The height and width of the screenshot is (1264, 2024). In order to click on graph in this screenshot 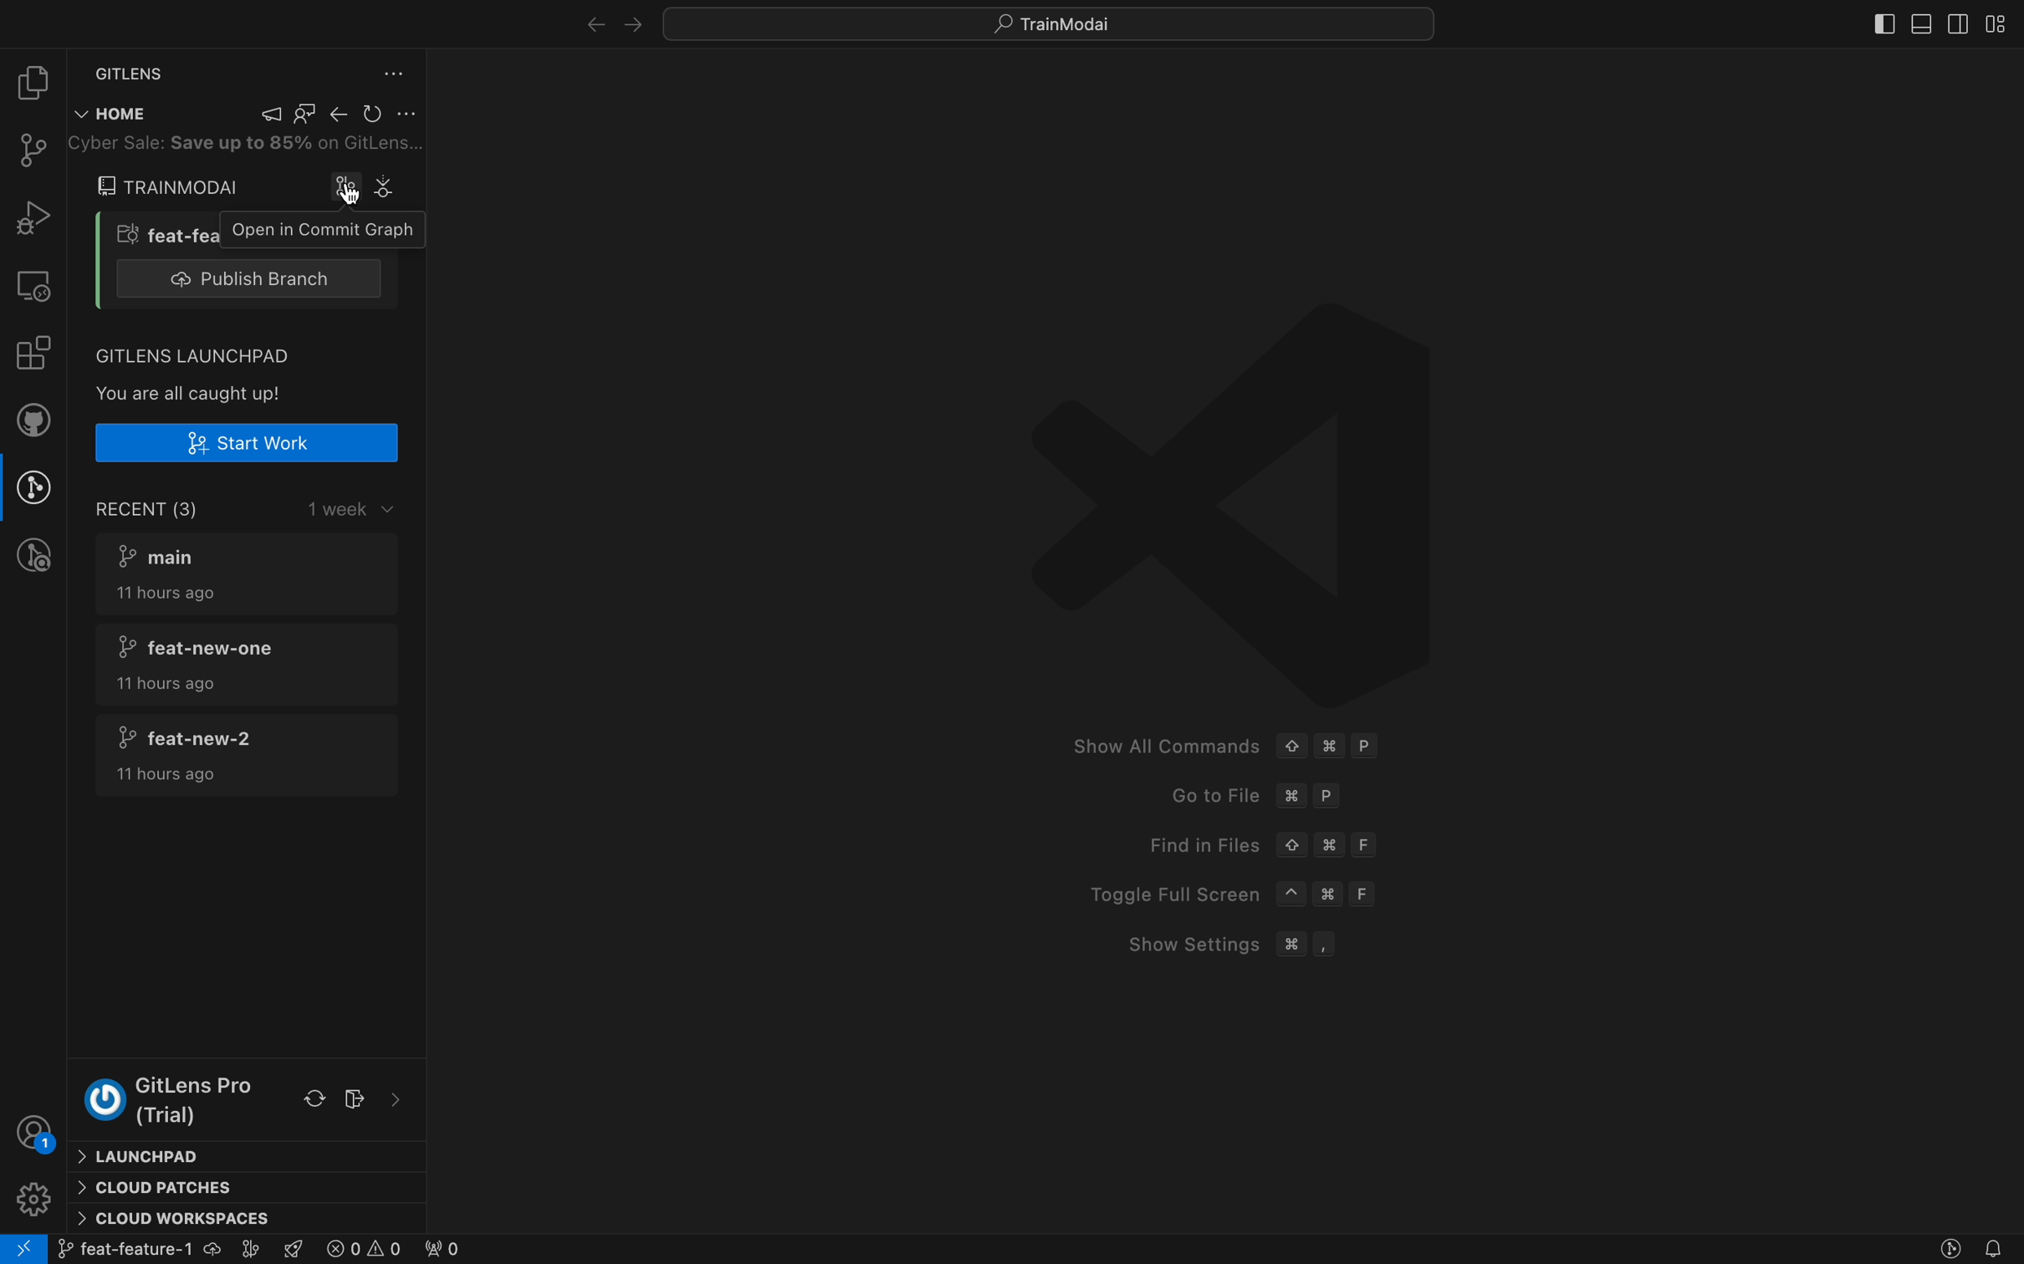, I will do `click(391, 186)`.